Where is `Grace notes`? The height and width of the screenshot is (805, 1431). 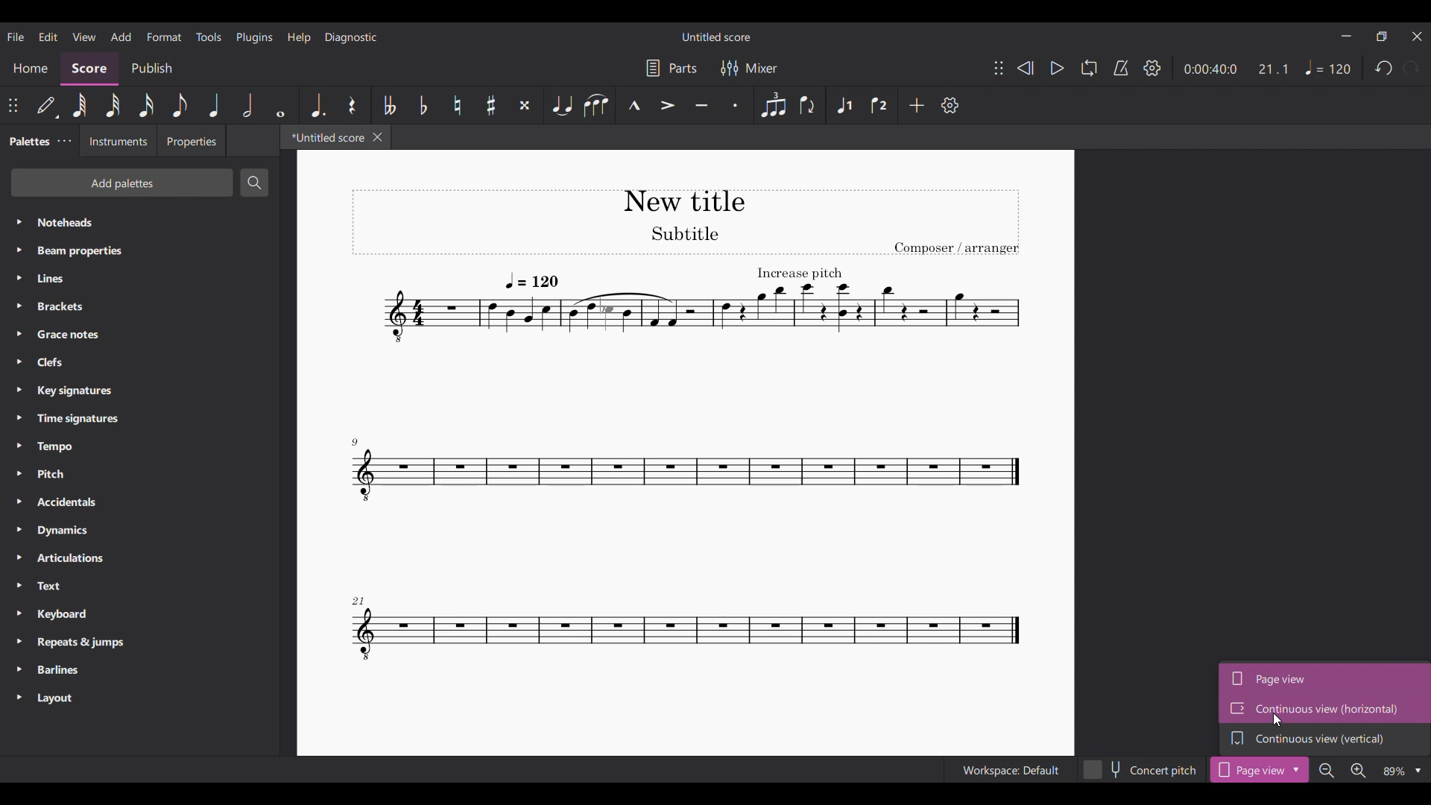
Grace notes is located at coordinates (138, 335).